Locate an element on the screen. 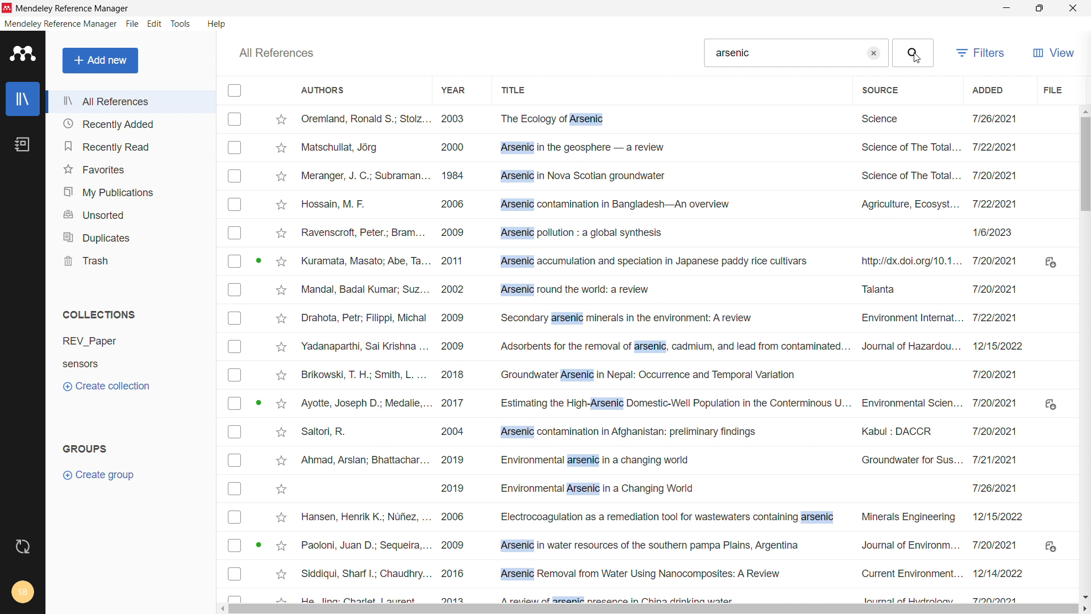 Image resolution: width=1091 pixels, height=614 pixels. scroll right is located at coordinates (1084, 608).